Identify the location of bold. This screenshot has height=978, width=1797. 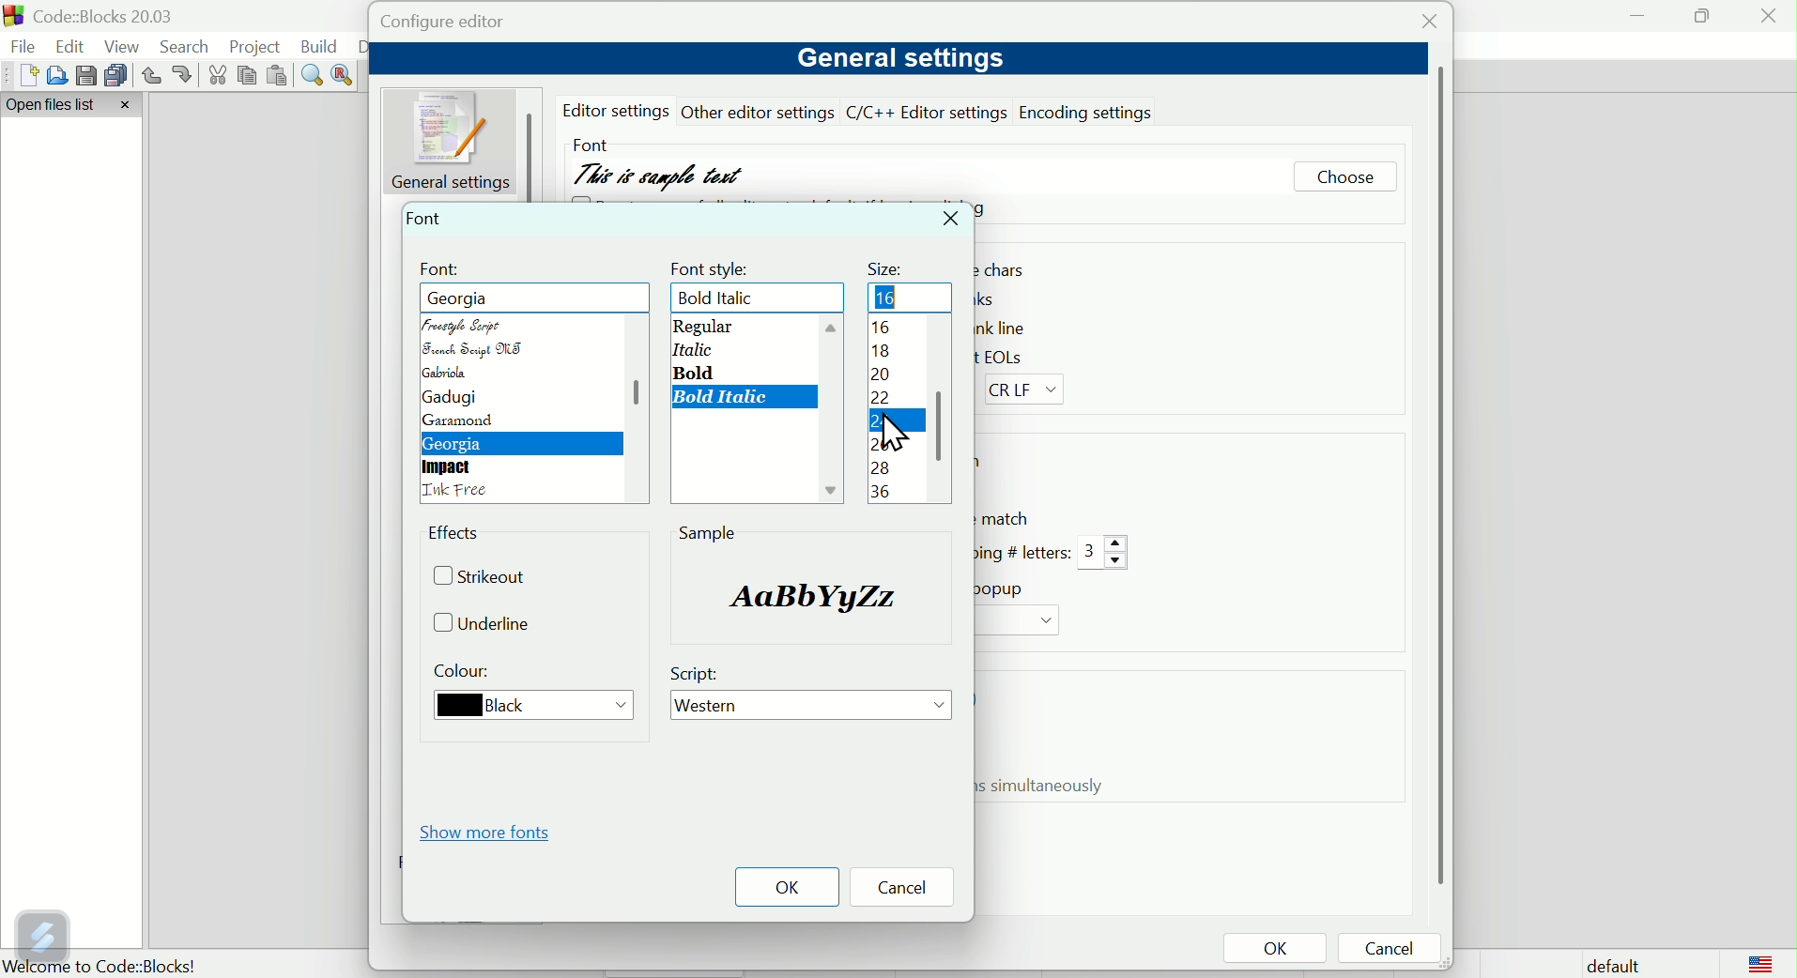
(699, 372).